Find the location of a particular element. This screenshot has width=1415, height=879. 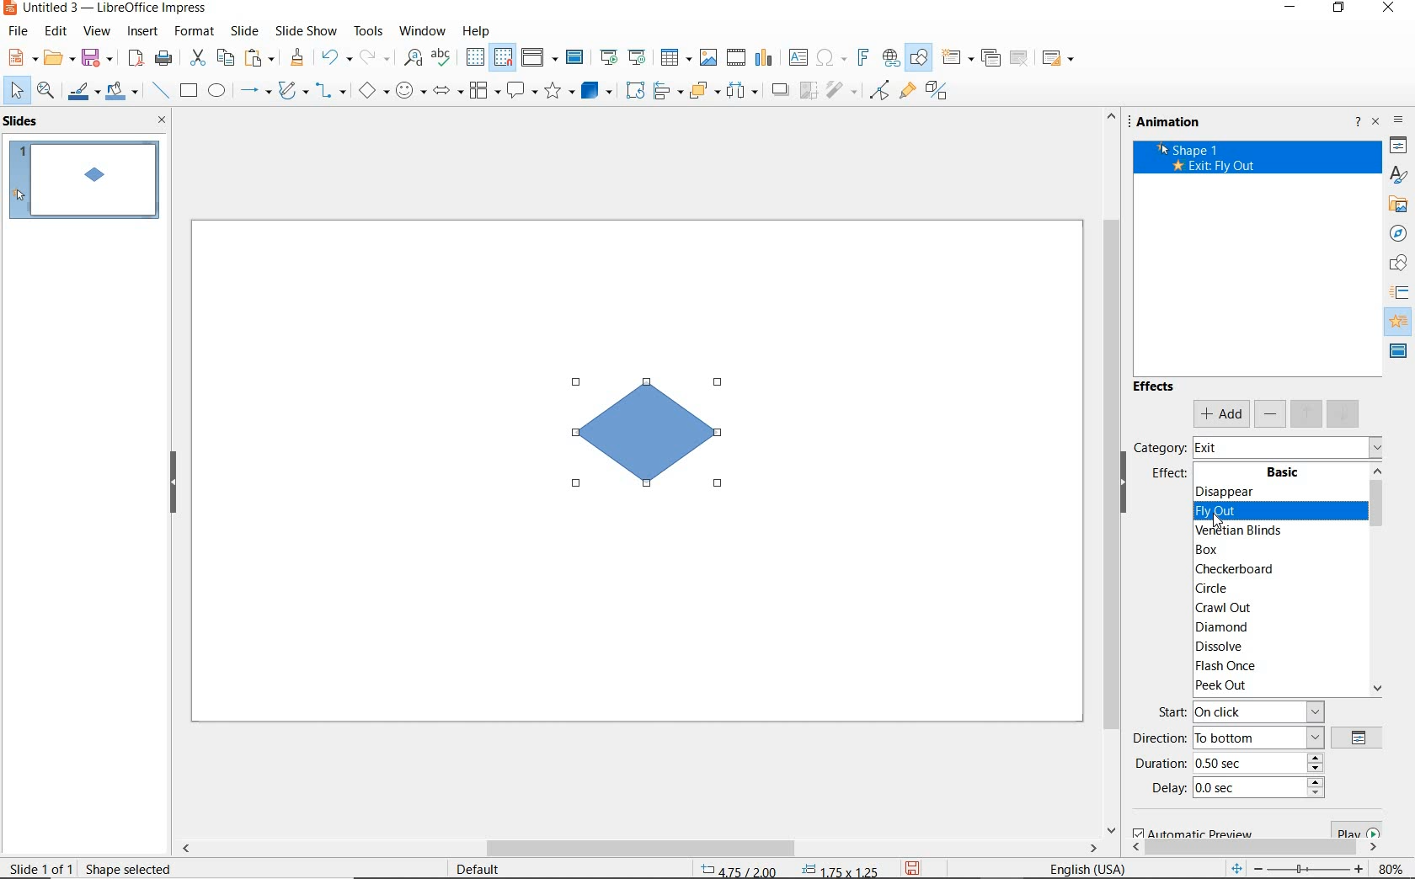

move up is located at coordinates (1307, 414).